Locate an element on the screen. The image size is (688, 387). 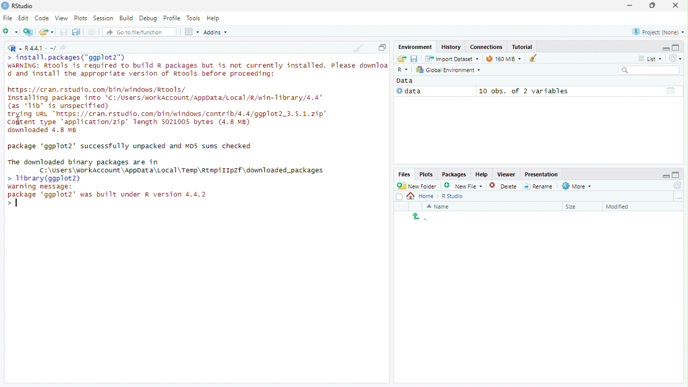
Go to file/function is located at coordinates (140, 32).